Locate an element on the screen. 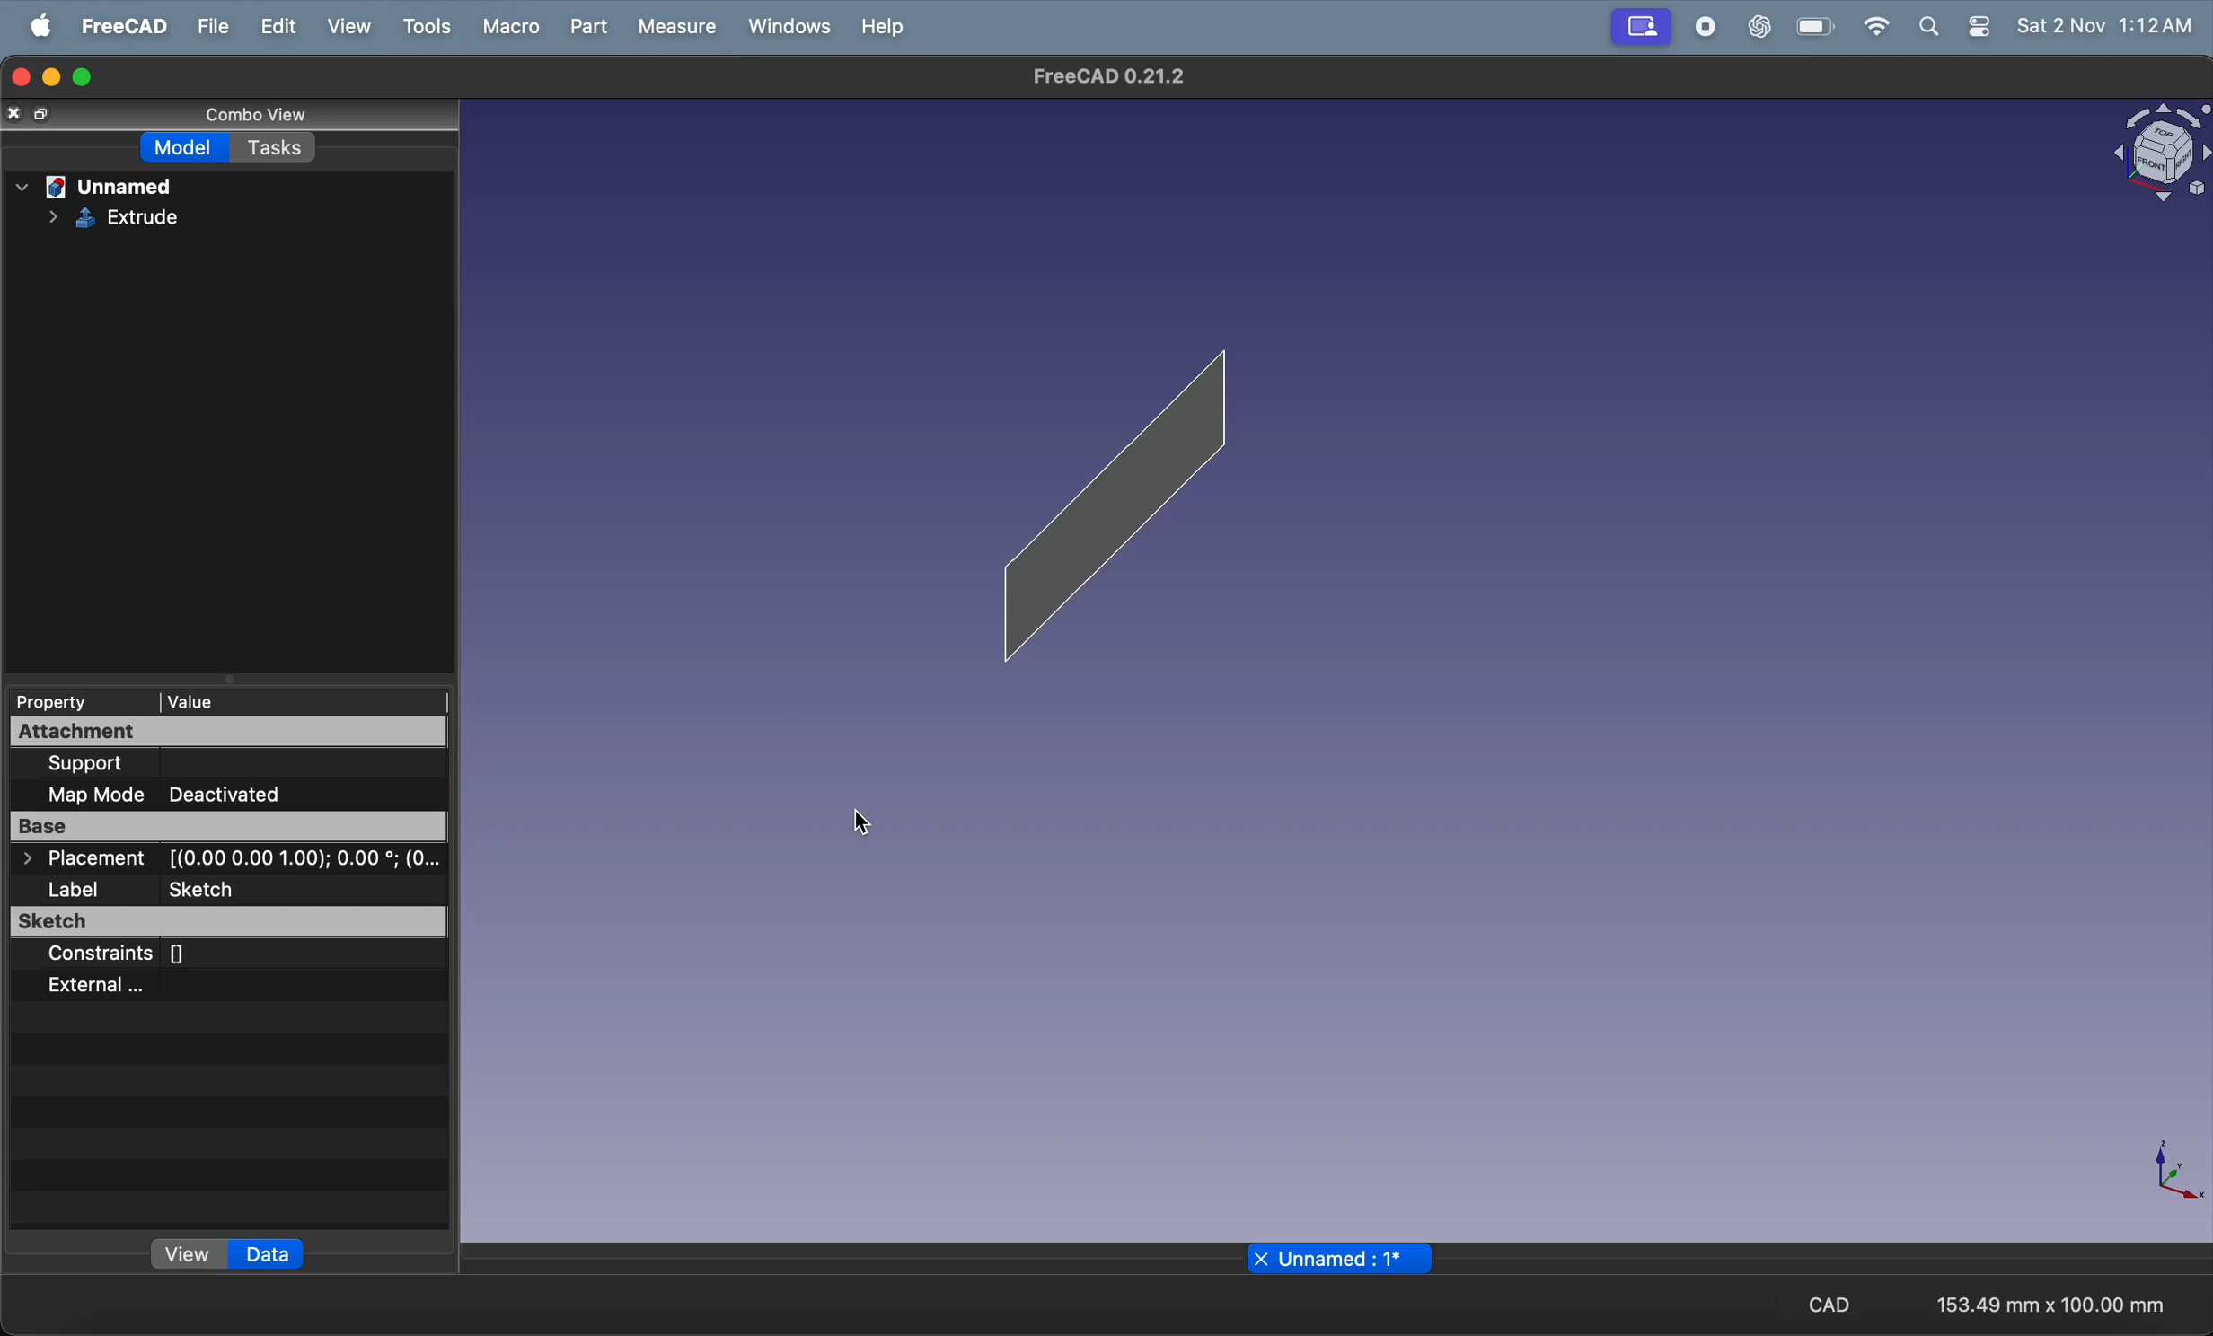  Base is located at coordinates (225, 826).